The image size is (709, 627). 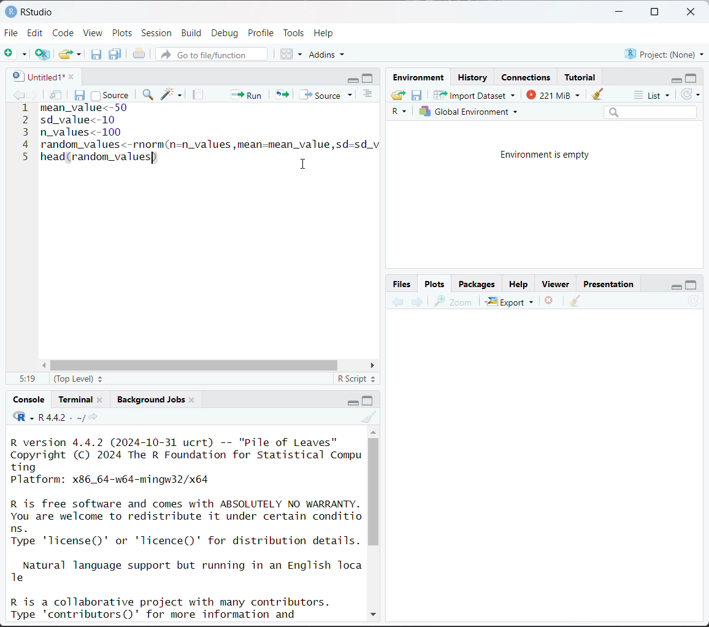 I want to click on open an existing file, so click(x=66, y=52).